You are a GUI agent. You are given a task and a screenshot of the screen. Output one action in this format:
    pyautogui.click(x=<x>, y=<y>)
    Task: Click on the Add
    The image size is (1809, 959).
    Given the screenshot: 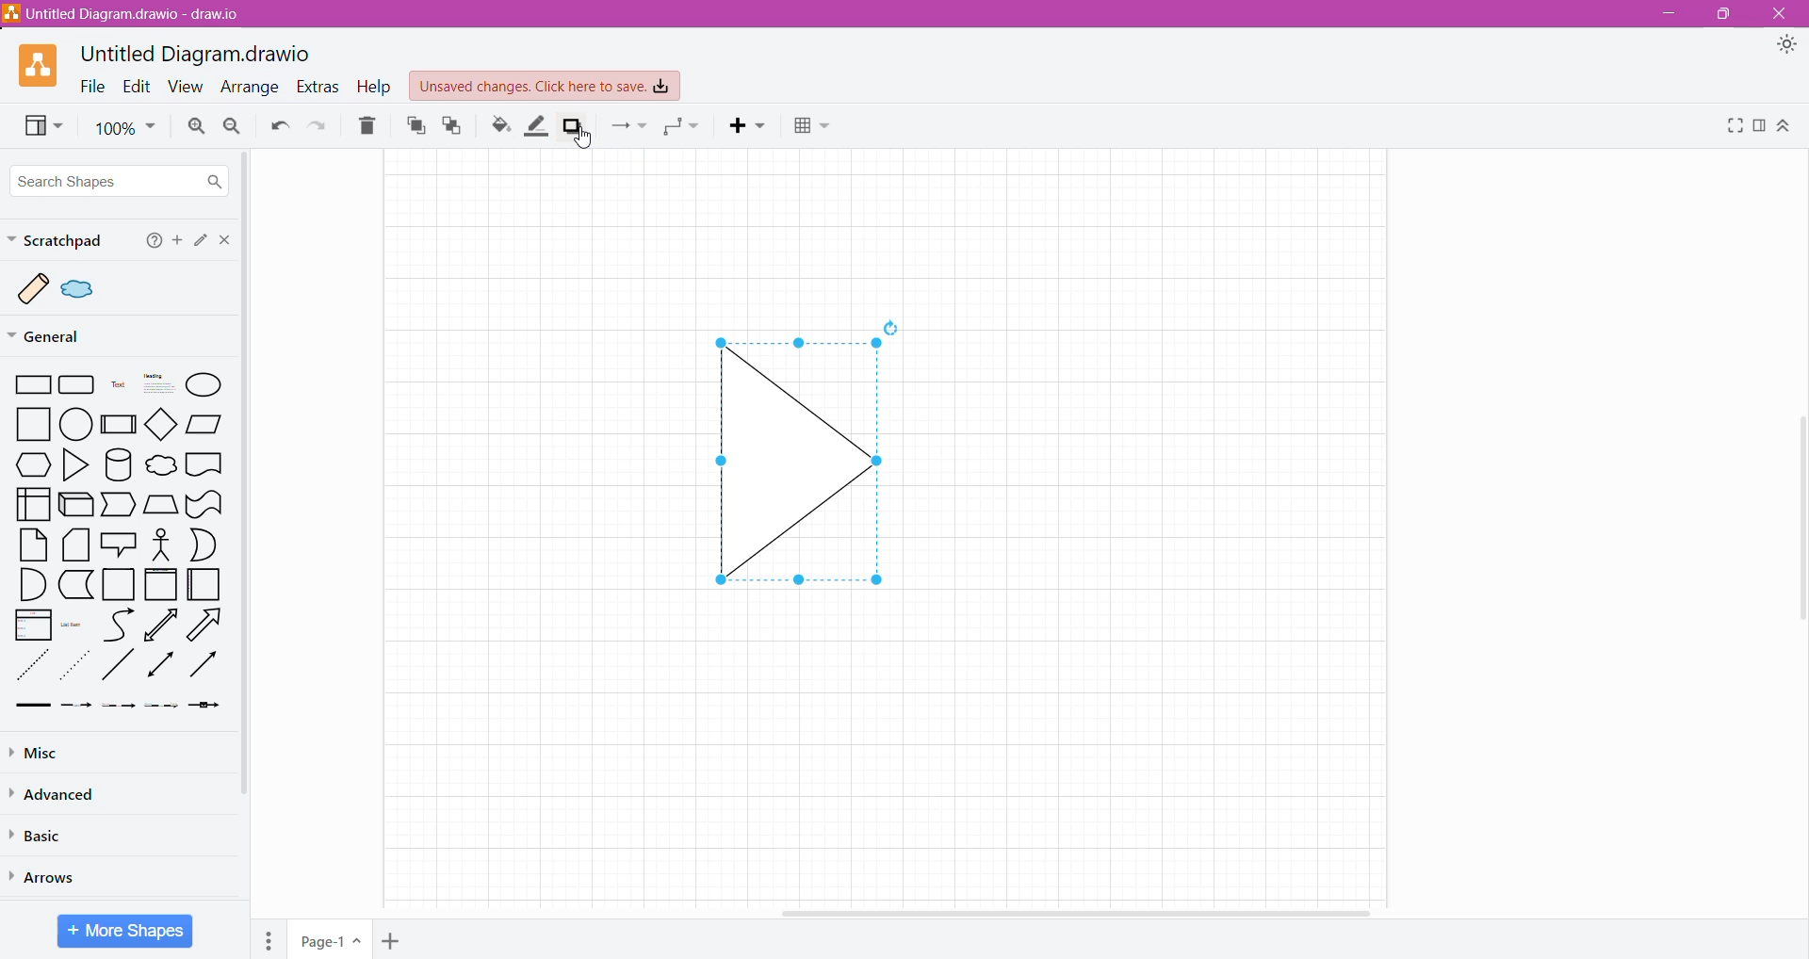 What is the action you would take?
    pyautogui.click(x=176, y=241)
    